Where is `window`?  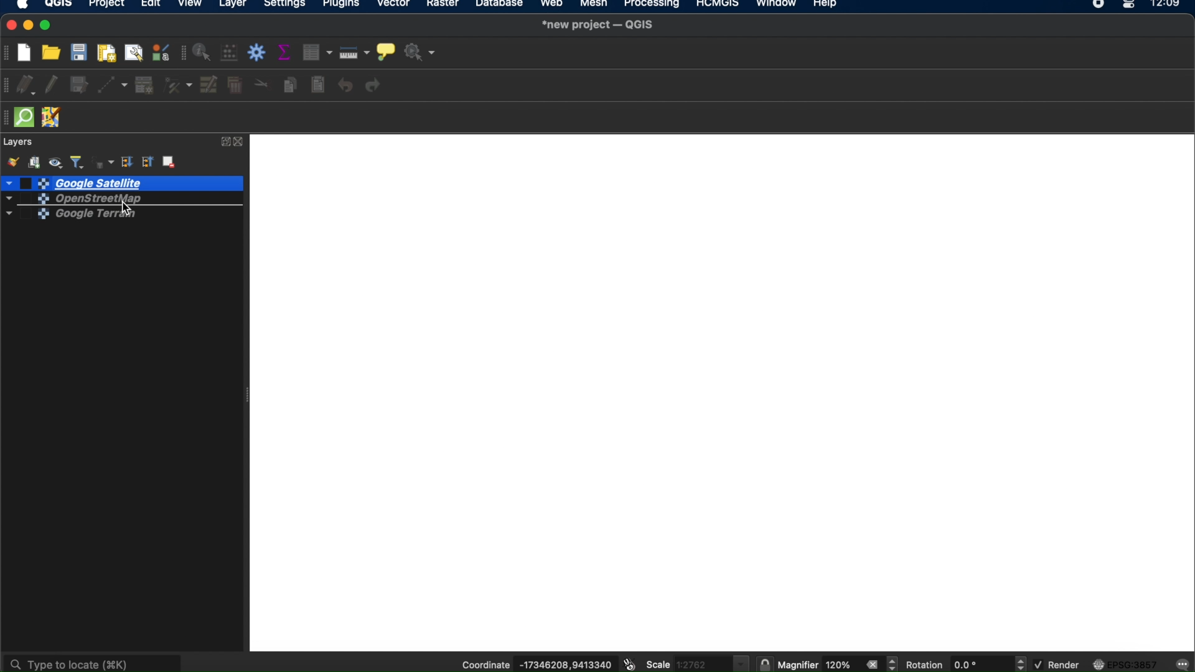 window is located at coordinates (776, 5).